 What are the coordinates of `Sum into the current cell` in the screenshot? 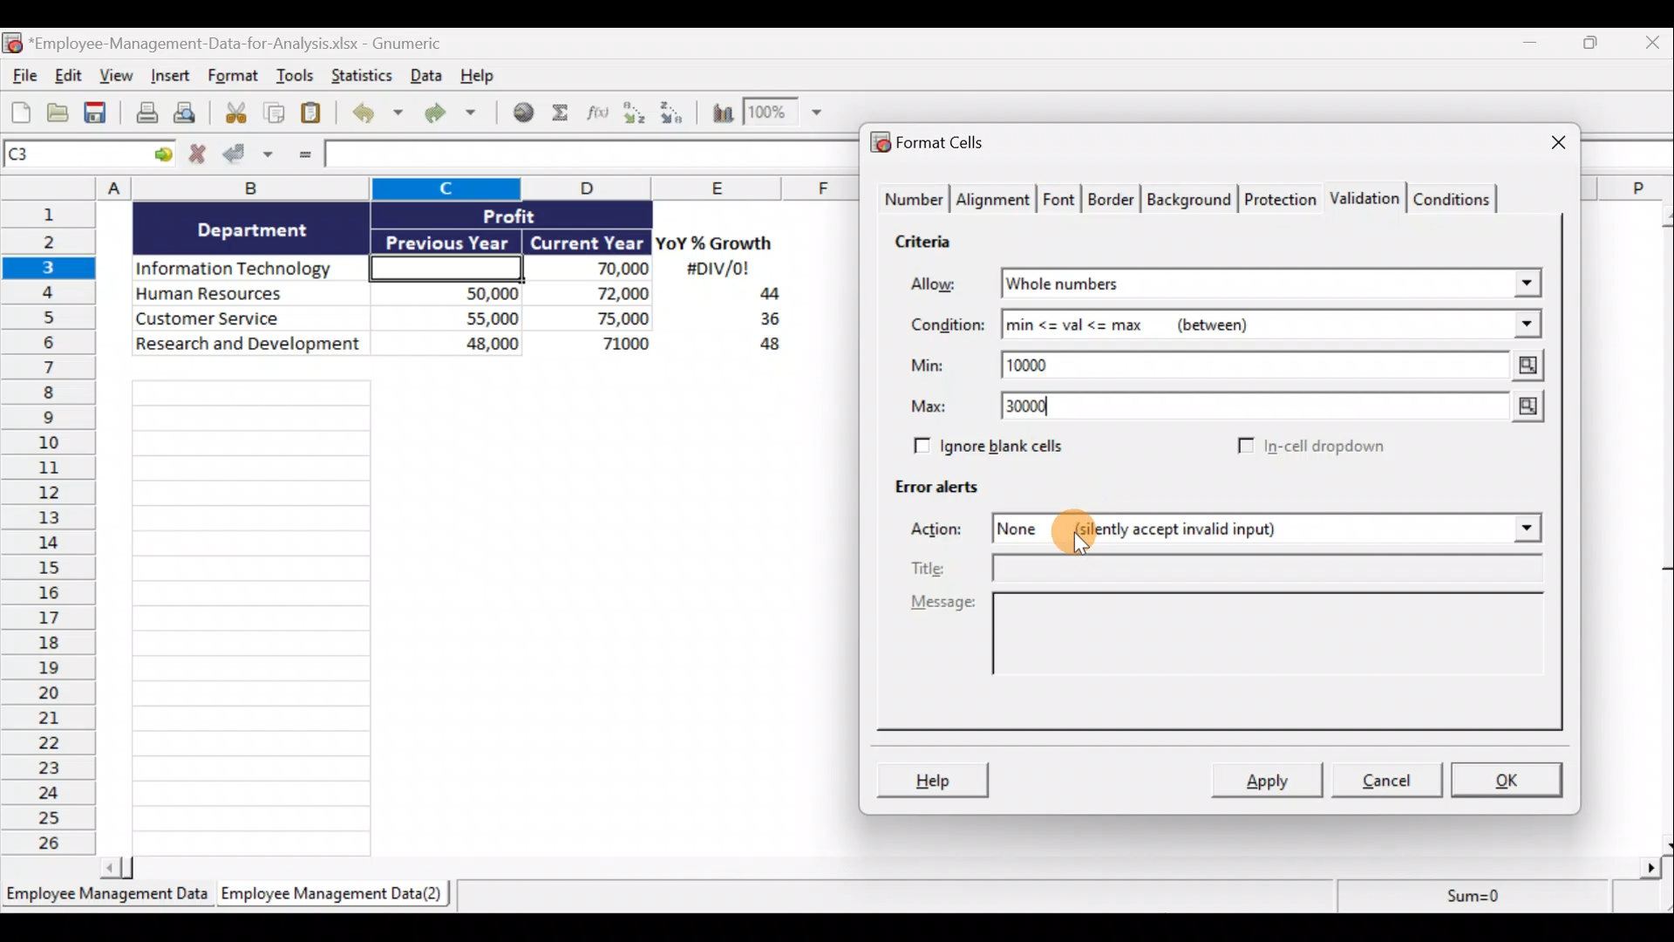 It's located at (562, 114).